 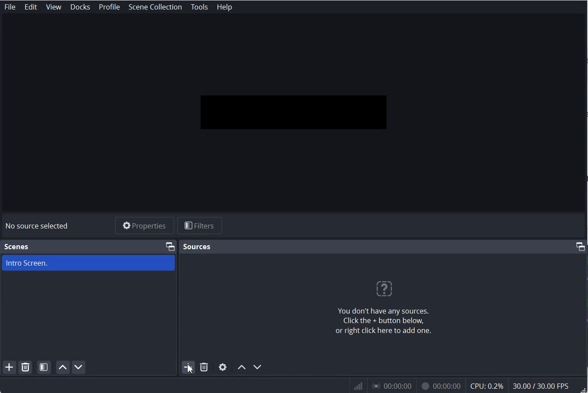 What do you see at coordinates (156, 6) in the screenshot?
I see `Scene Collection` at bounding box center [156, 6].